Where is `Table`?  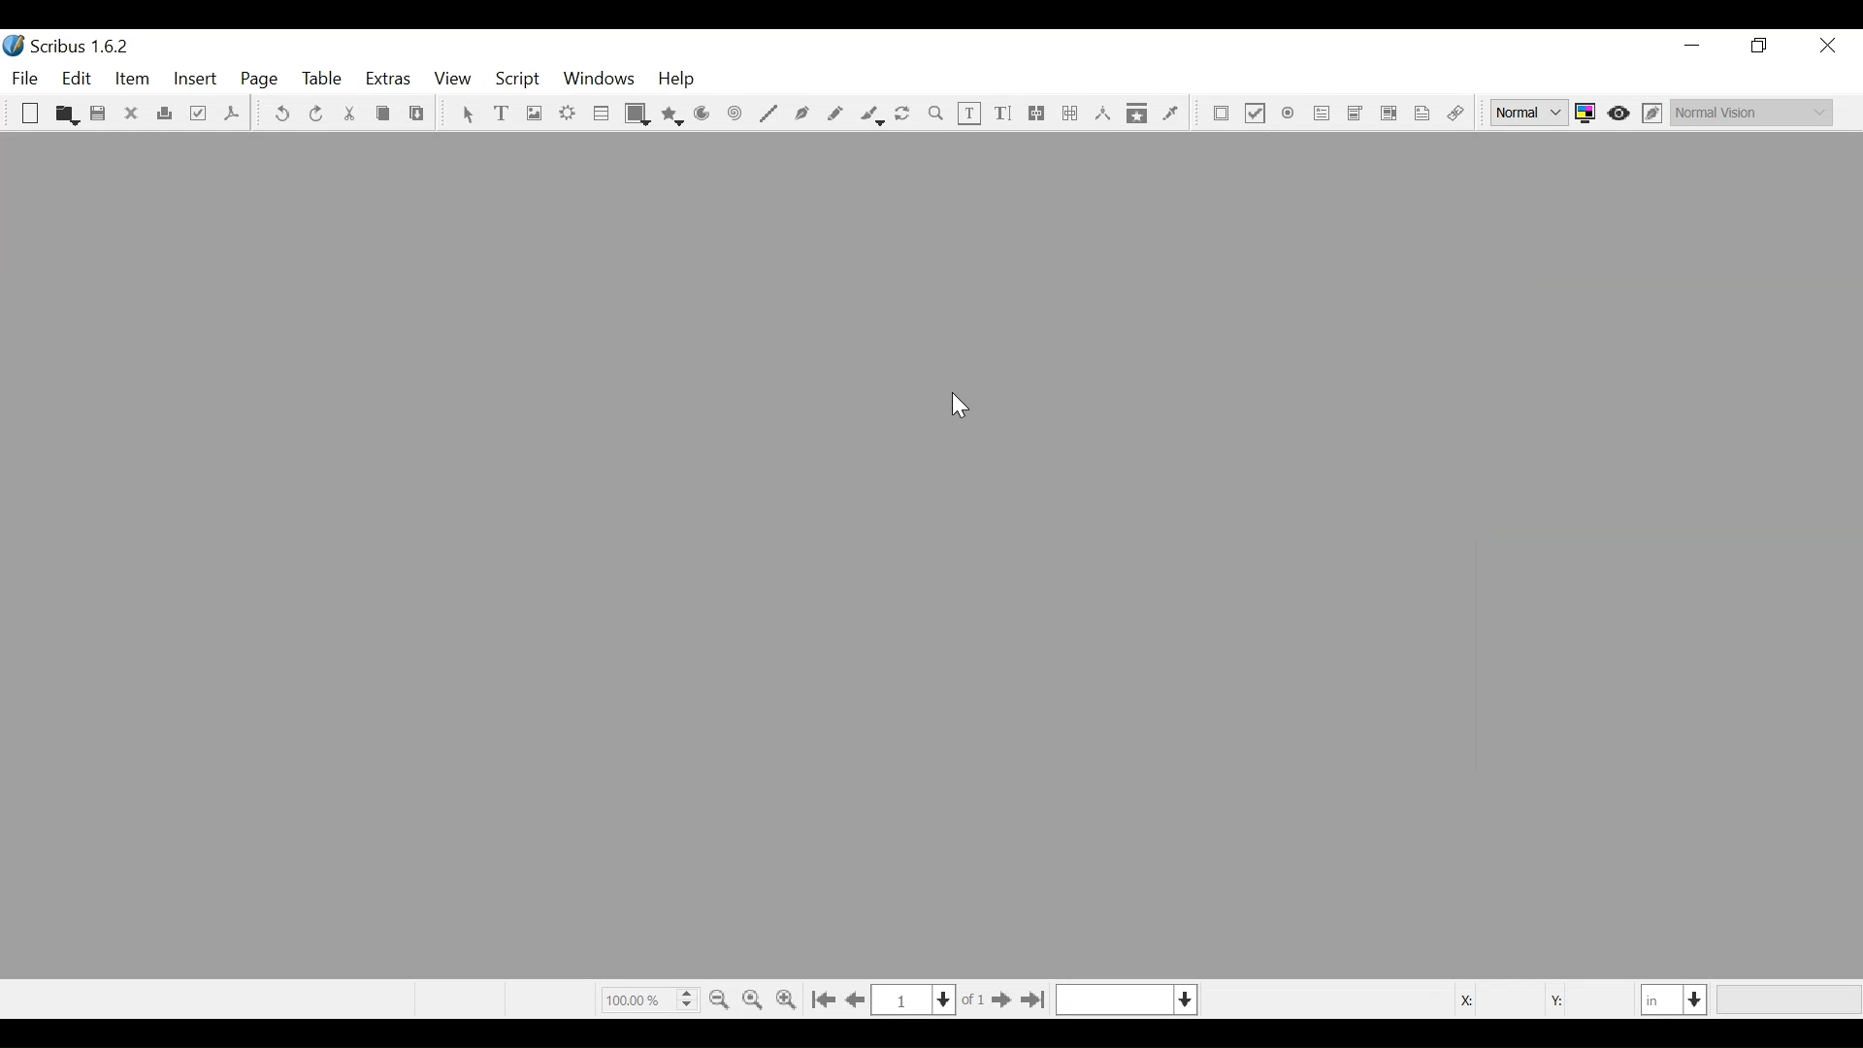 Table is located at coordinates (323, 81).